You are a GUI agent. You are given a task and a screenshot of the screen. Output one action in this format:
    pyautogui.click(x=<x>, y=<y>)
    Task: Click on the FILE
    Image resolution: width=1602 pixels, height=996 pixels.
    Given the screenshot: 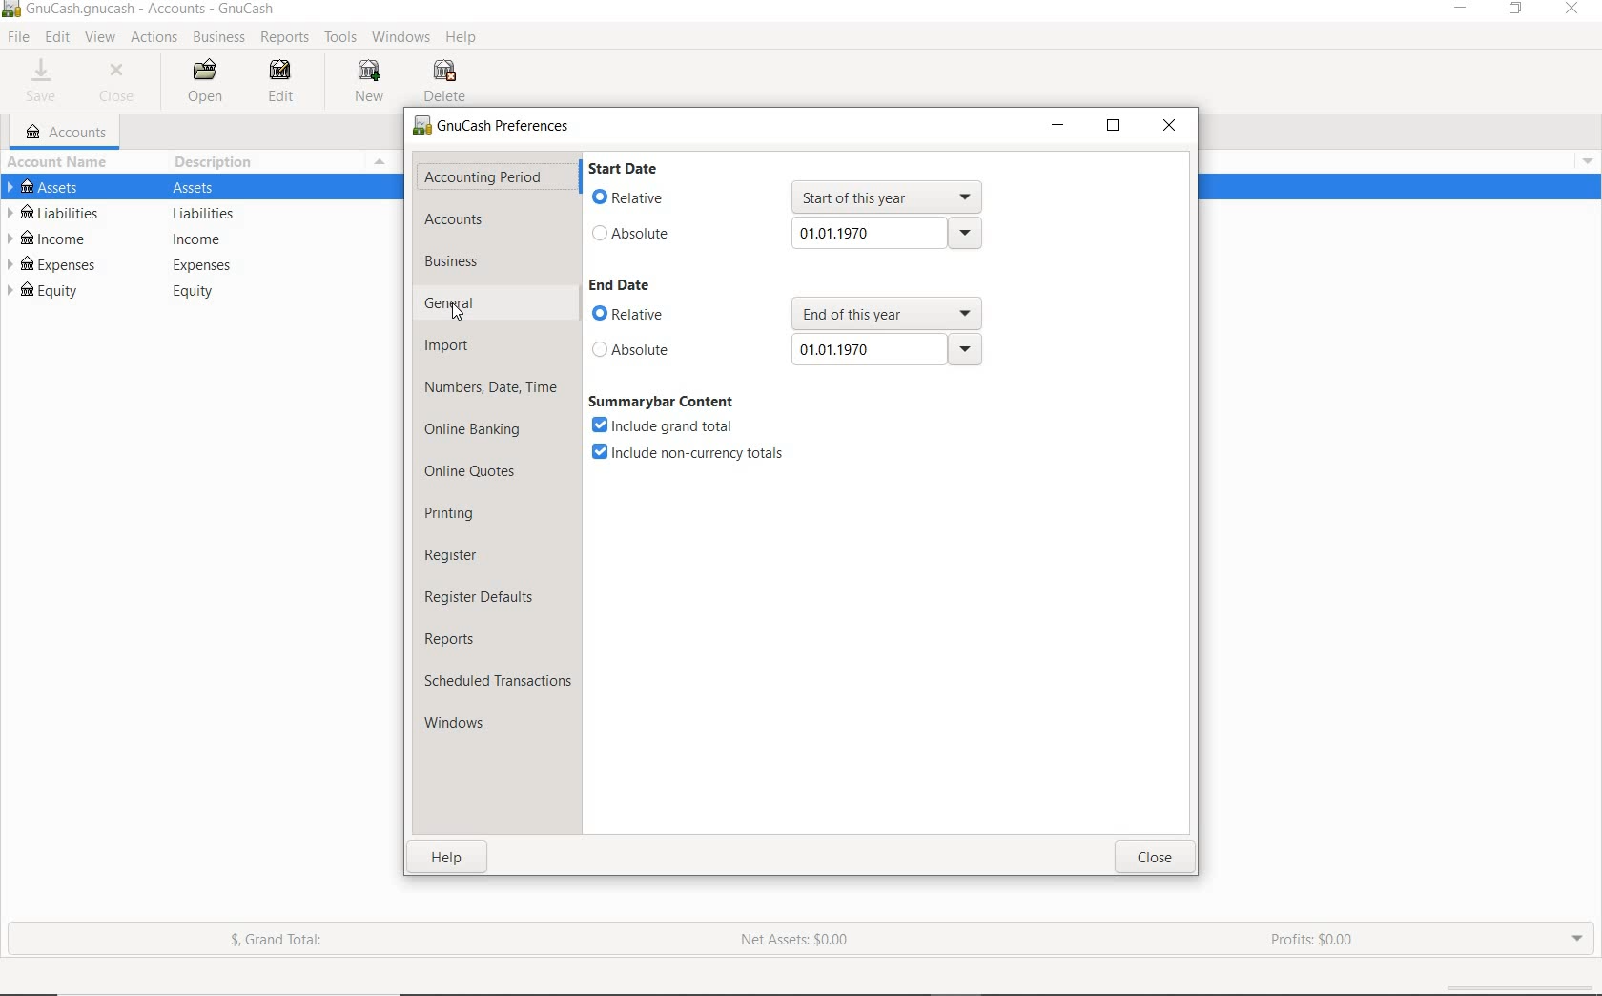 What is the action you would take?
    pyautogui.click(x=16, y=37)
    